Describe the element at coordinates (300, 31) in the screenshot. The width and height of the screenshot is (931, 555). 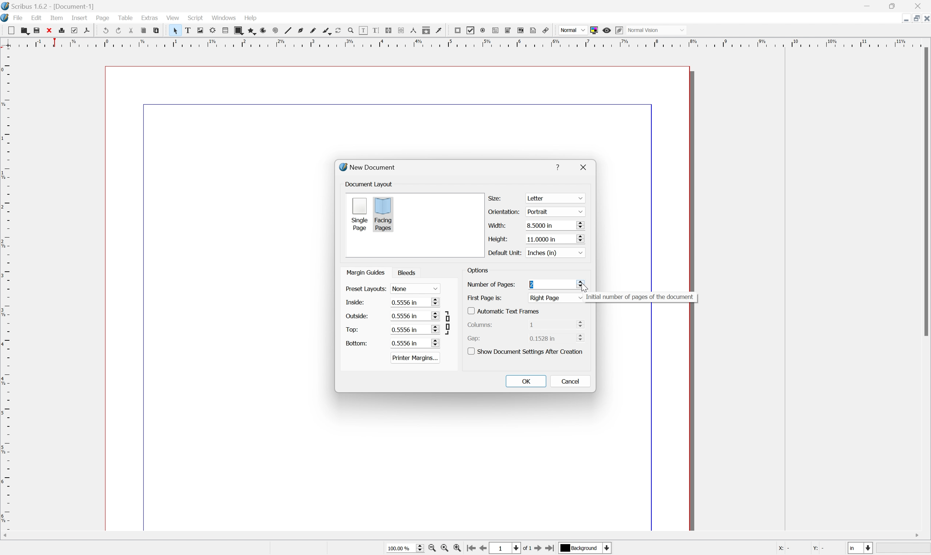
I see `Bezier curve` at that location.